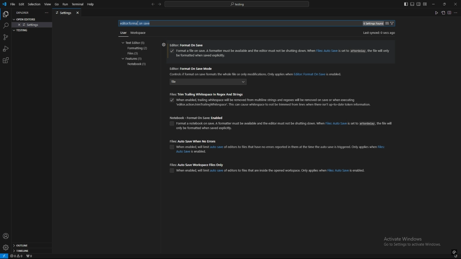  Describe the element at coordinates (13, 4) in the screenshot. I see `file` at that location.